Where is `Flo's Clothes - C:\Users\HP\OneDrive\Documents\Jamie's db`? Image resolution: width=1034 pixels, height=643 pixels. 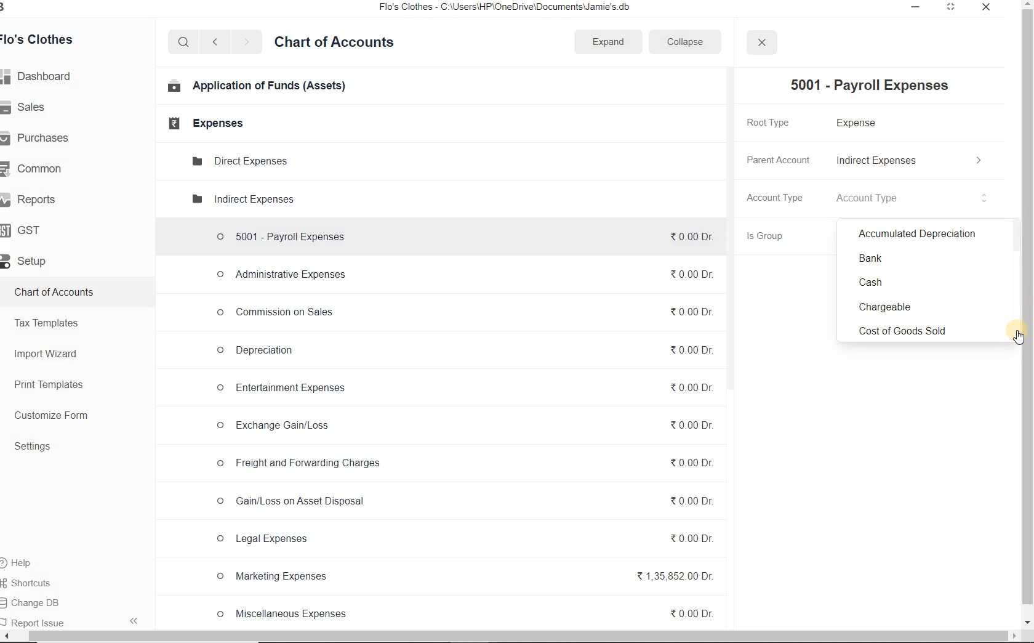
Flo's Clothes - C:\Users\HP\OneDrive\Documents\Jamie's db is located at coordinates (510, 8).